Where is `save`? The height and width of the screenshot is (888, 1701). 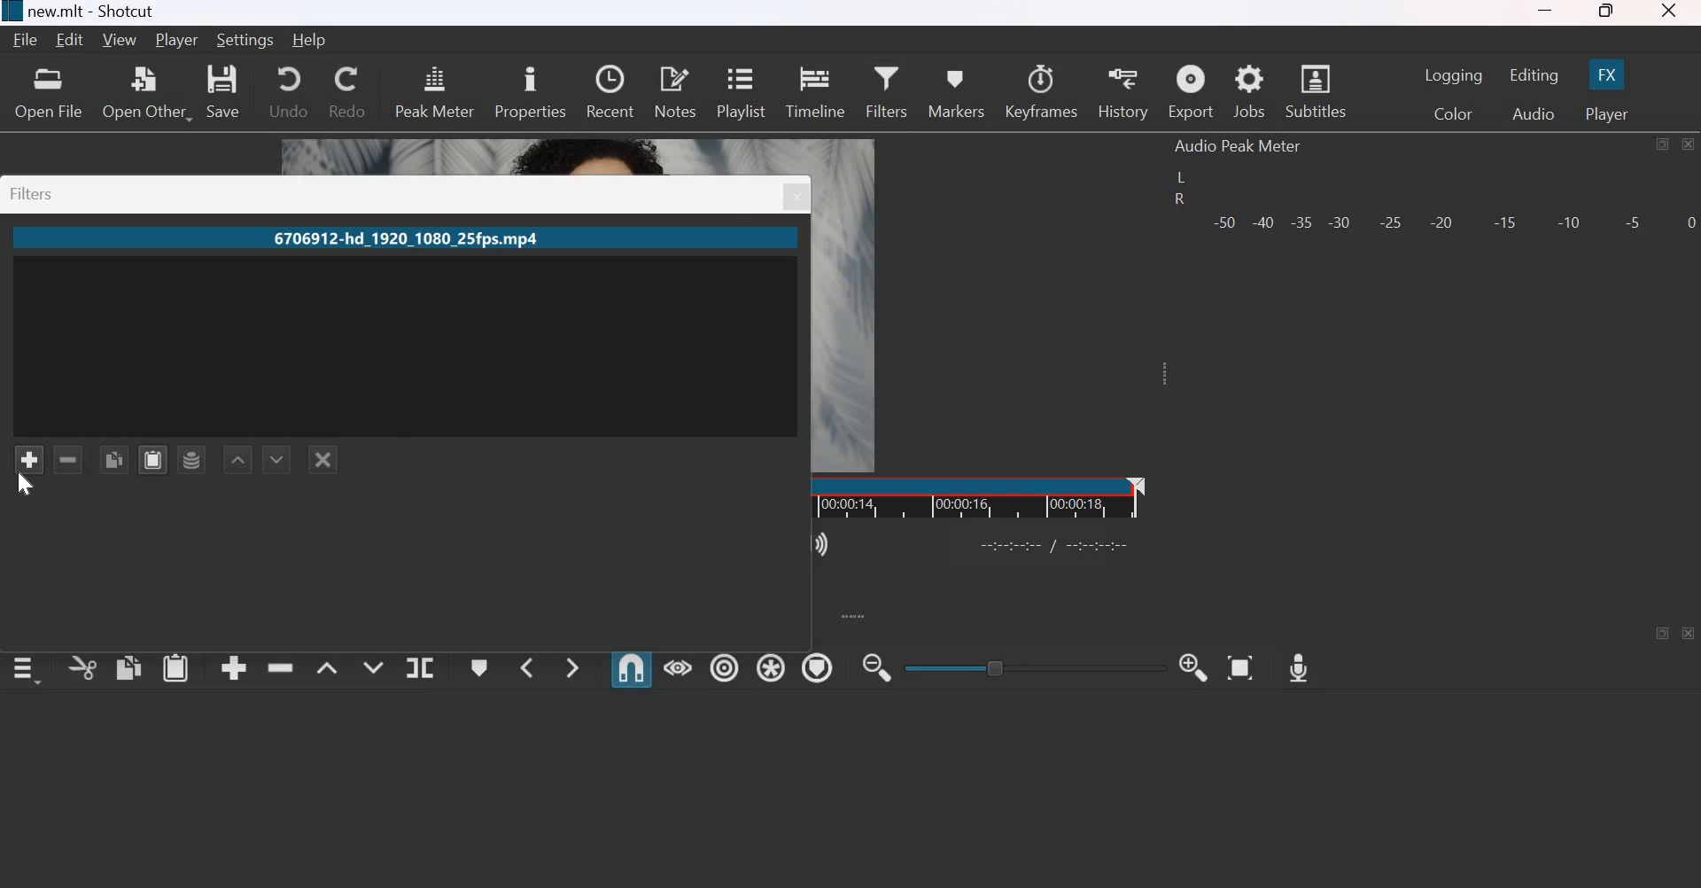 save is located at coordinates (224, 91).